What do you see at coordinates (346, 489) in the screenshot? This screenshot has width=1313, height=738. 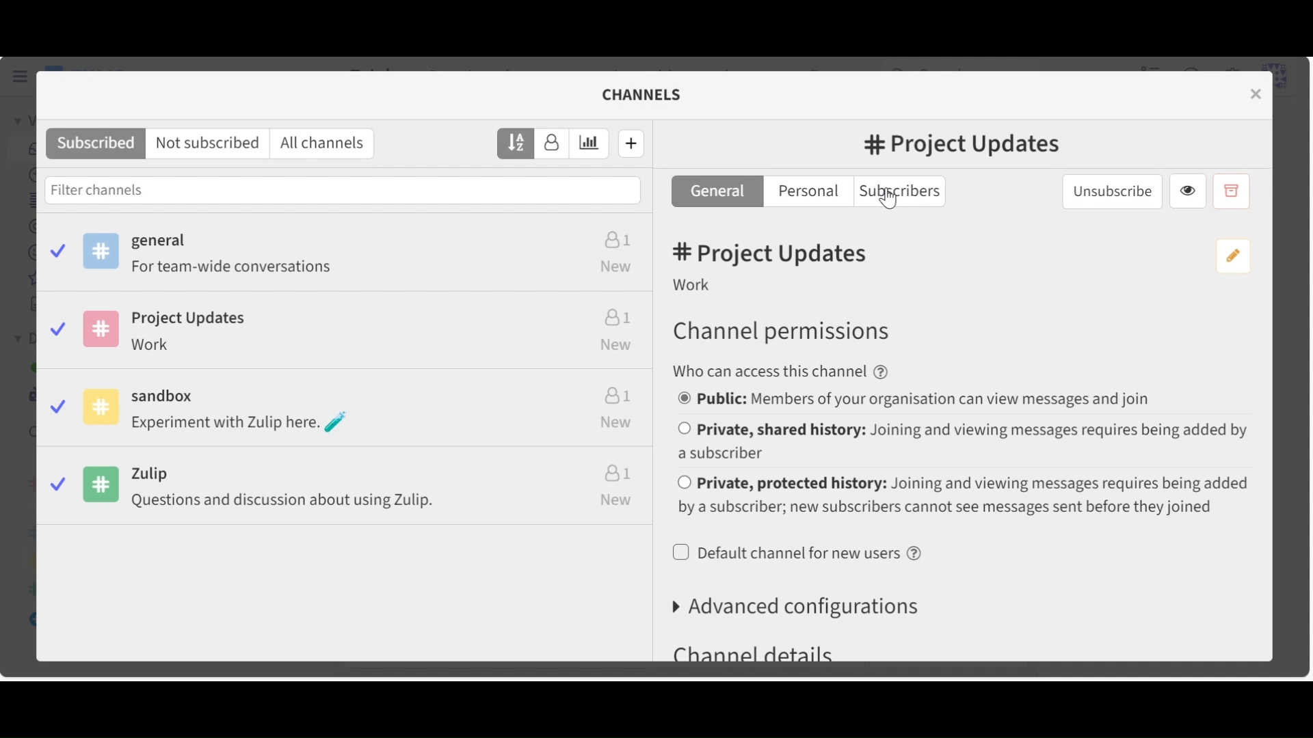 I see `Zulip` at bounding box center [346, 489].